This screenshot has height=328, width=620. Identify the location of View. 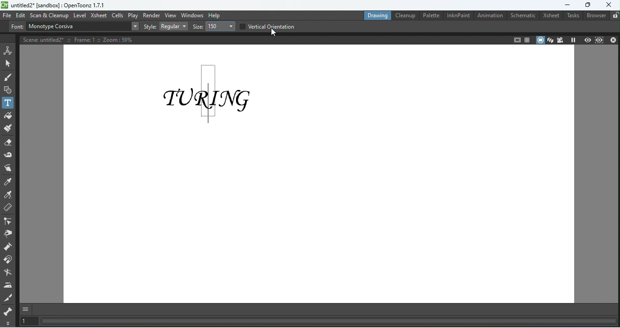
(170, 15).